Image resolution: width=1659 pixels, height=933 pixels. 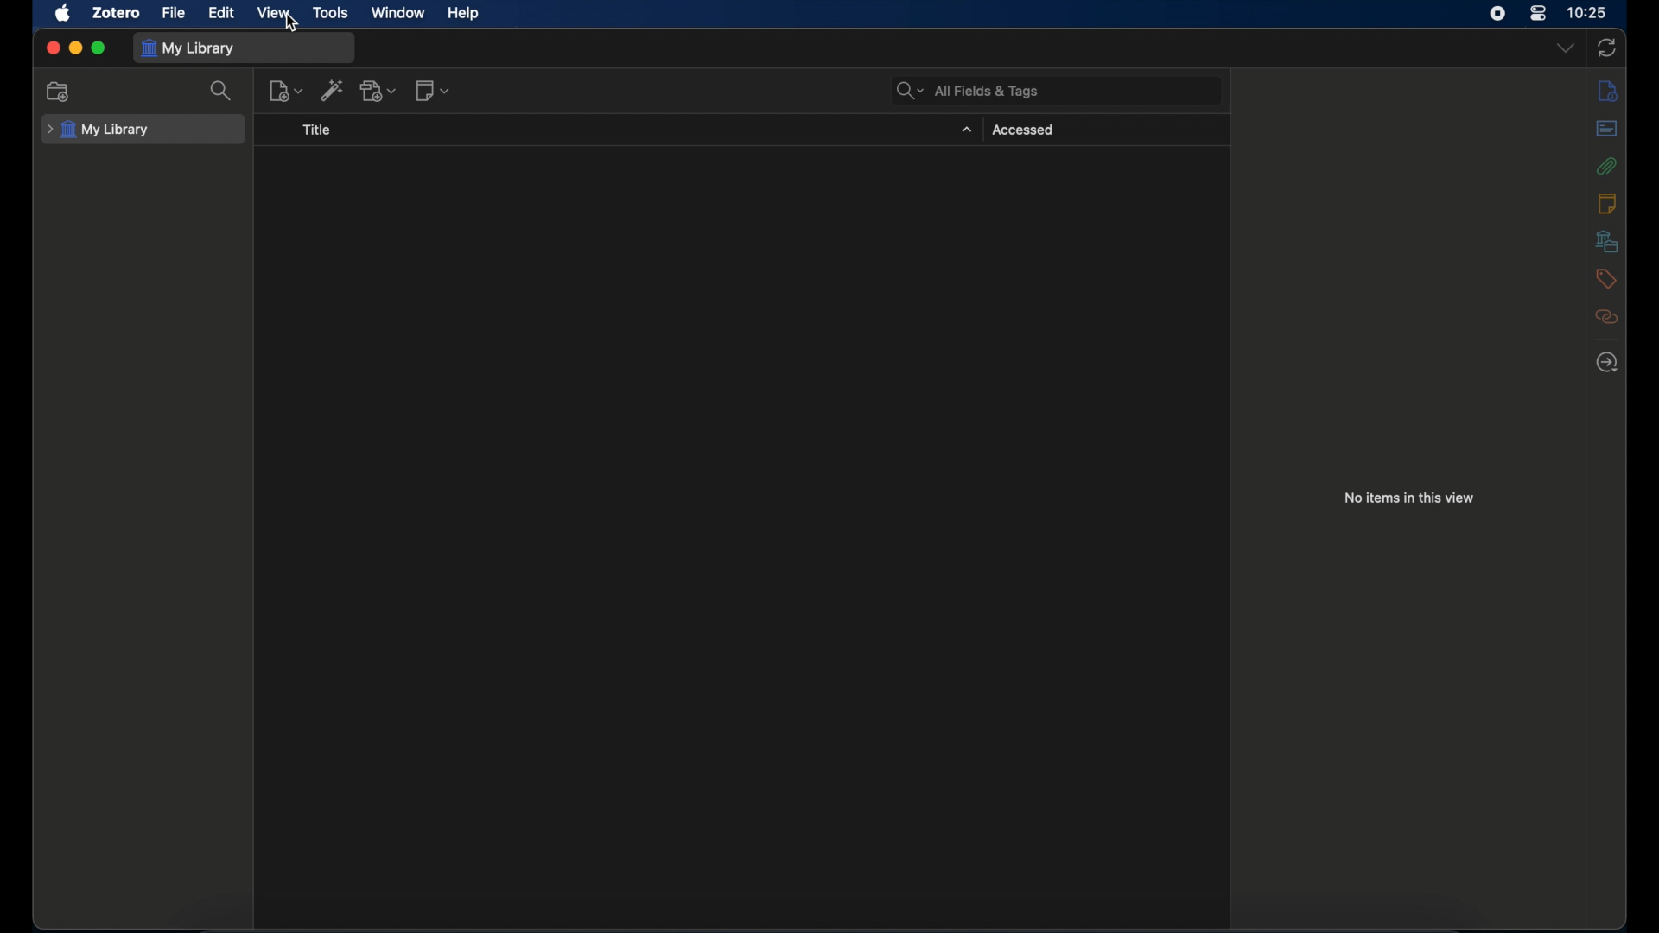 I want to click on attachments, so click(x=1606, y=166).